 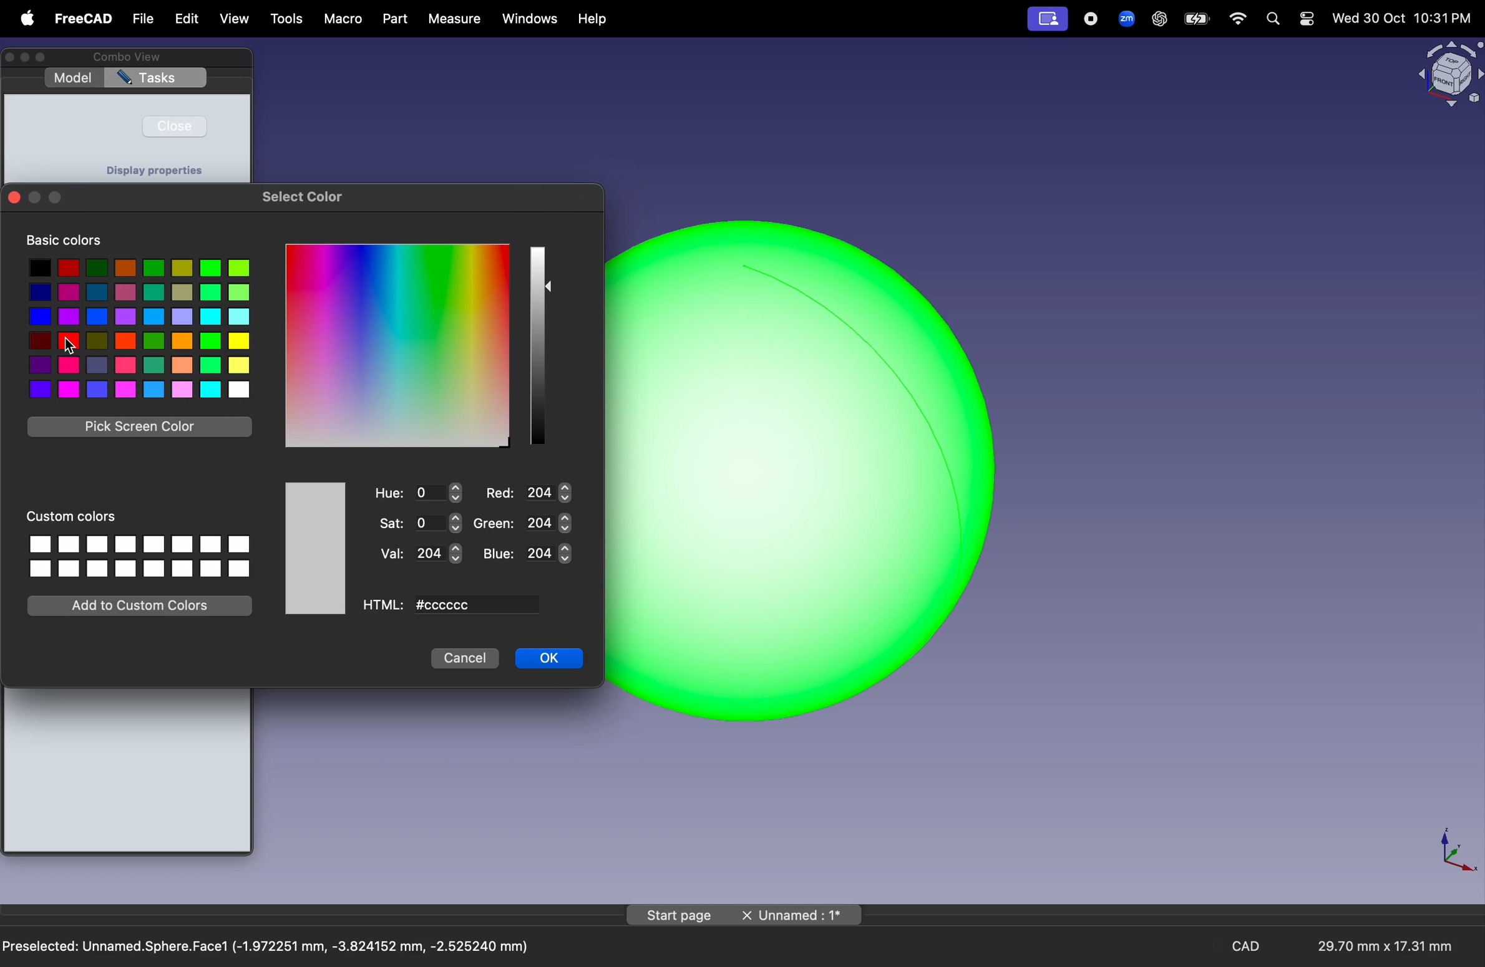 What do you see at coordinates (27, 57) in the screenshot?
I see `minimize` at bounding box center [27, 57].